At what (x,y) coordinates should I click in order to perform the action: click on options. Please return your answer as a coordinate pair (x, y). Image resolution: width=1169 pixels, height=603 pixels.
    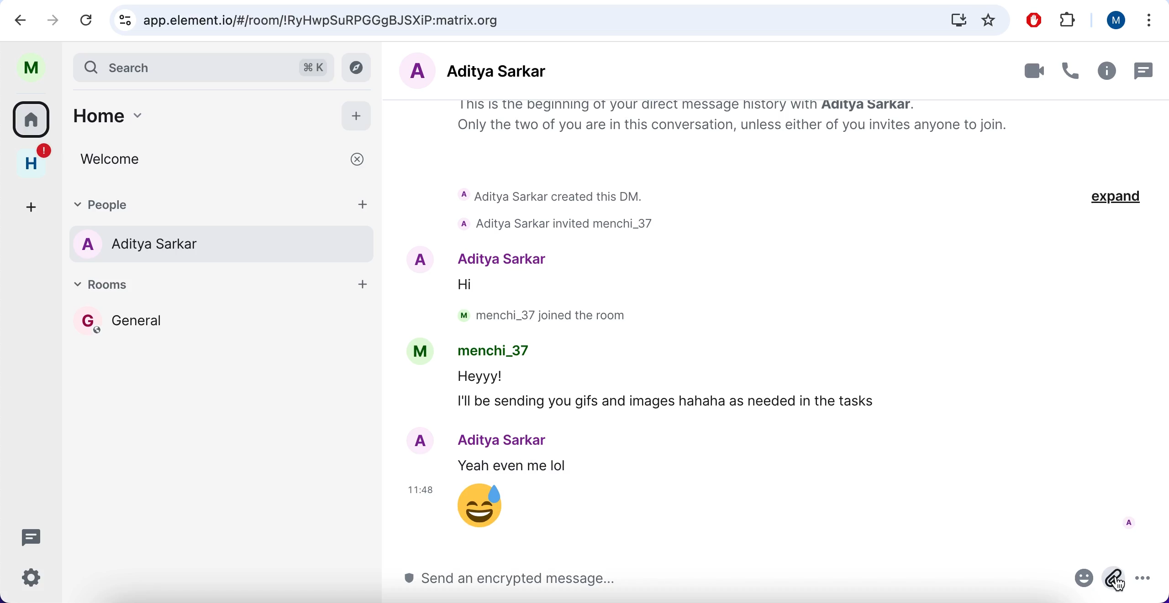
    Looking at the image, I should click on (1149, 582).